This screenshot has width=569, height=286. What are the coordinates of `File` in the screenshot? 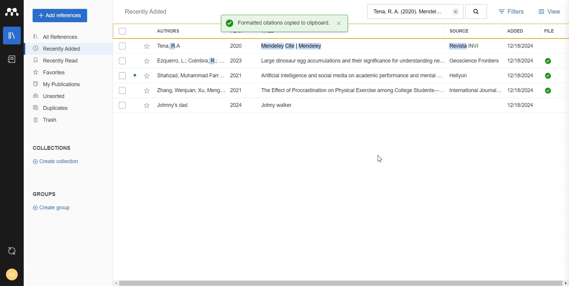 It's located at (553, 30).